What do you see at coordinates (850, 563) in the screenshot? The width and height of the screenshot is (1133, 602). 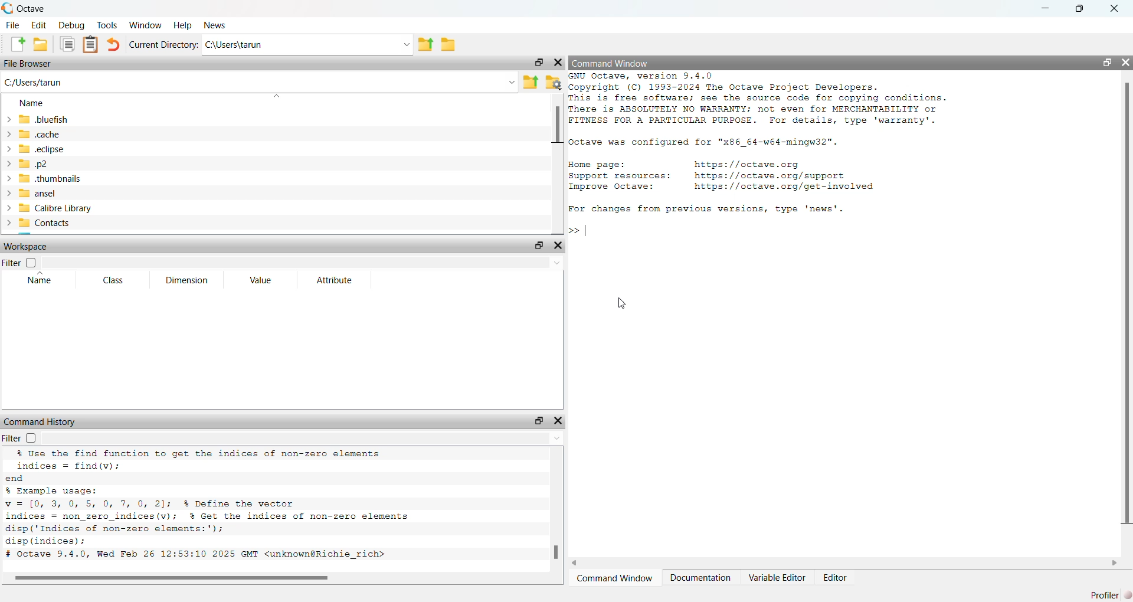 I see `horizontal scroll bar` at bounding box center [850, 563].